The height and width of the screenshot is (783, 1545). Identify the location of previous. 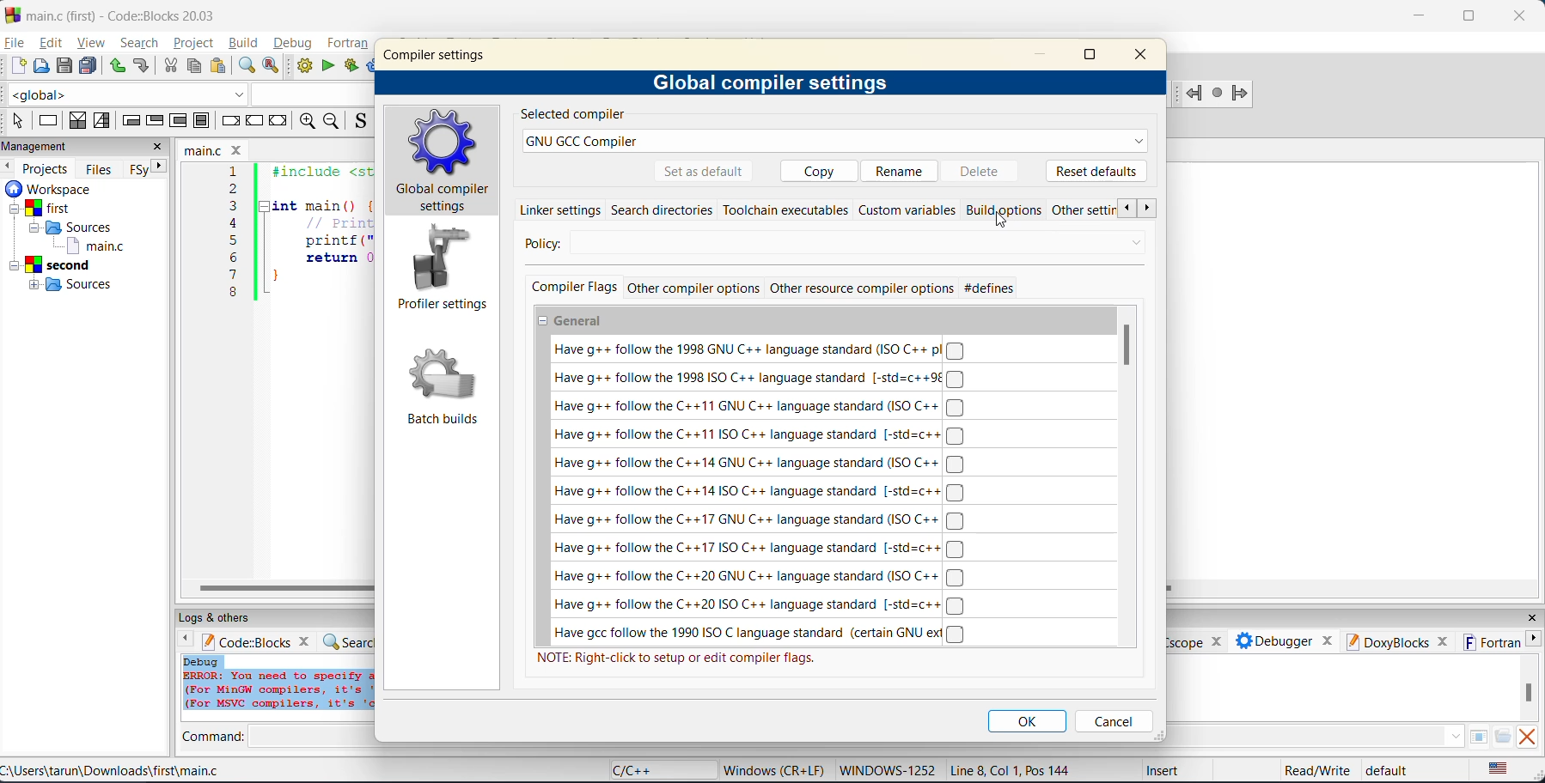
(9, 167).